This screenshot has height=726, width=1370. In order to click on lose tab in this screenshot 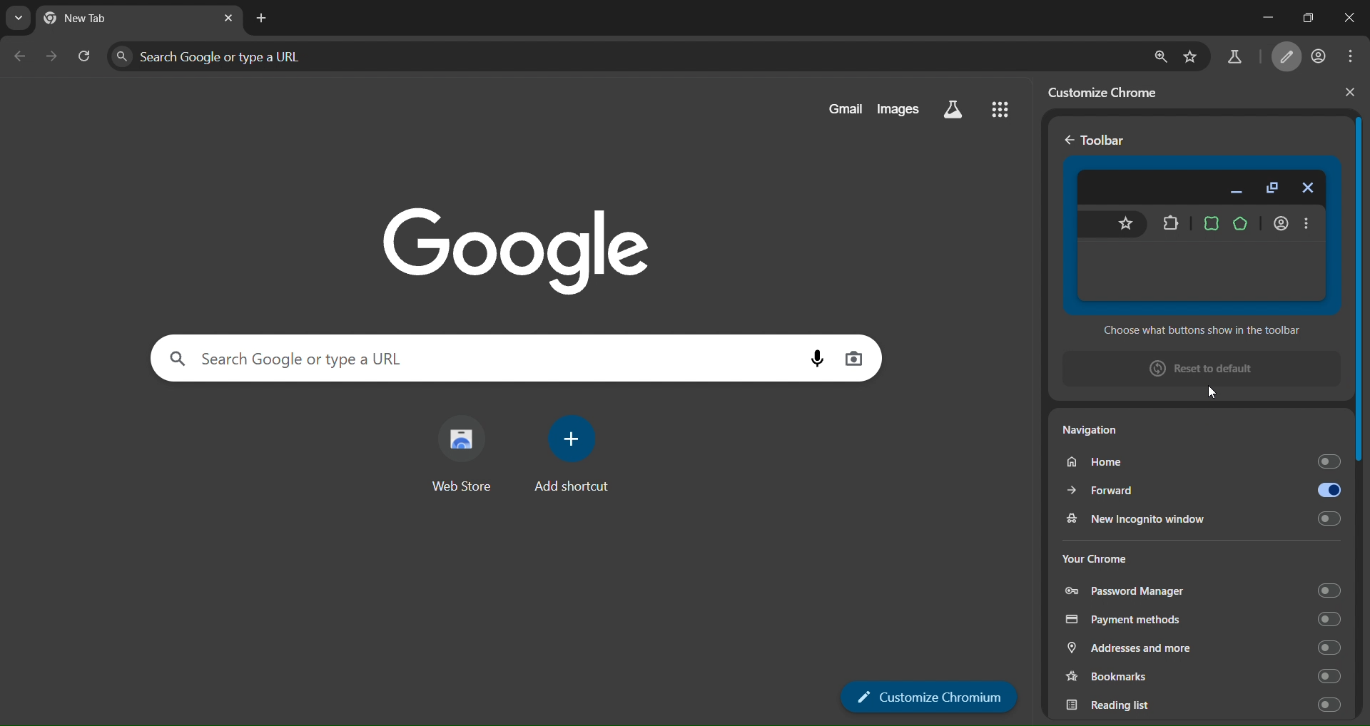, I will do `click(226, 19)`.